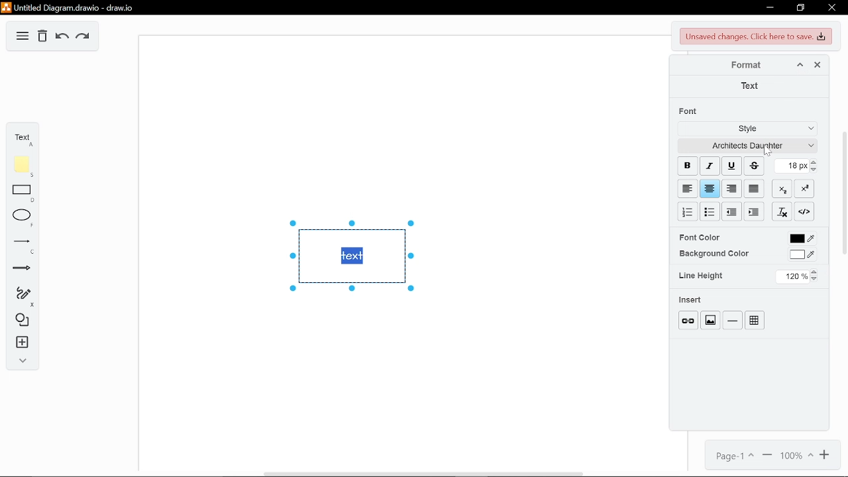 This screenshot has height=477, width=848. Describe the element at coordinates (42, 36) in the screenshot. I see `delete` at that location.